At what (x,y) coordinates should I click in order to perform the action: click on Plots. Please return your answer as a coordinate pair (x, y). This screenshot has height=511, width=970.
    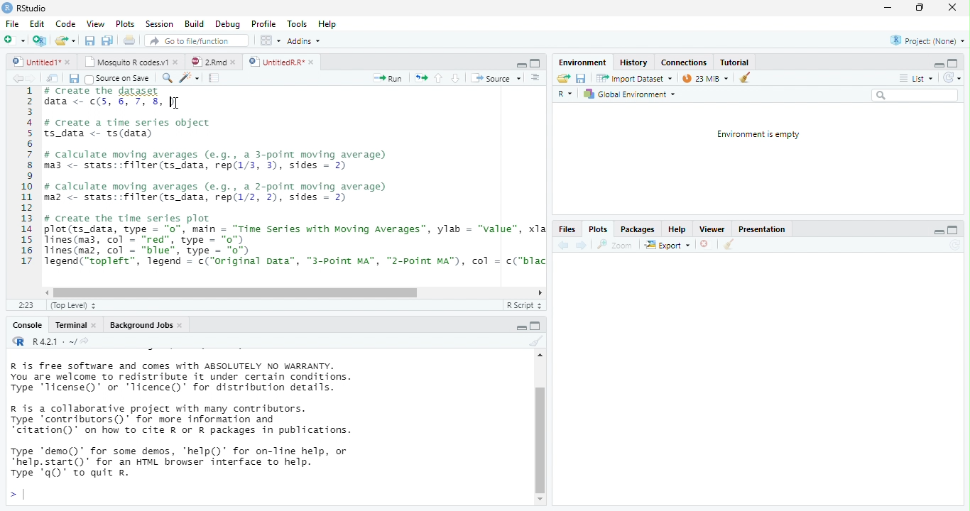
    Looking at the image, I should click on (596, 231).